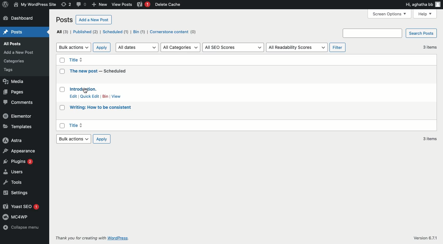 This screenshot has width=443, height=244. What do you see at coordinates (144, 5) in the screenshot?
I see `Yoast` at bounding box center [144, 5].